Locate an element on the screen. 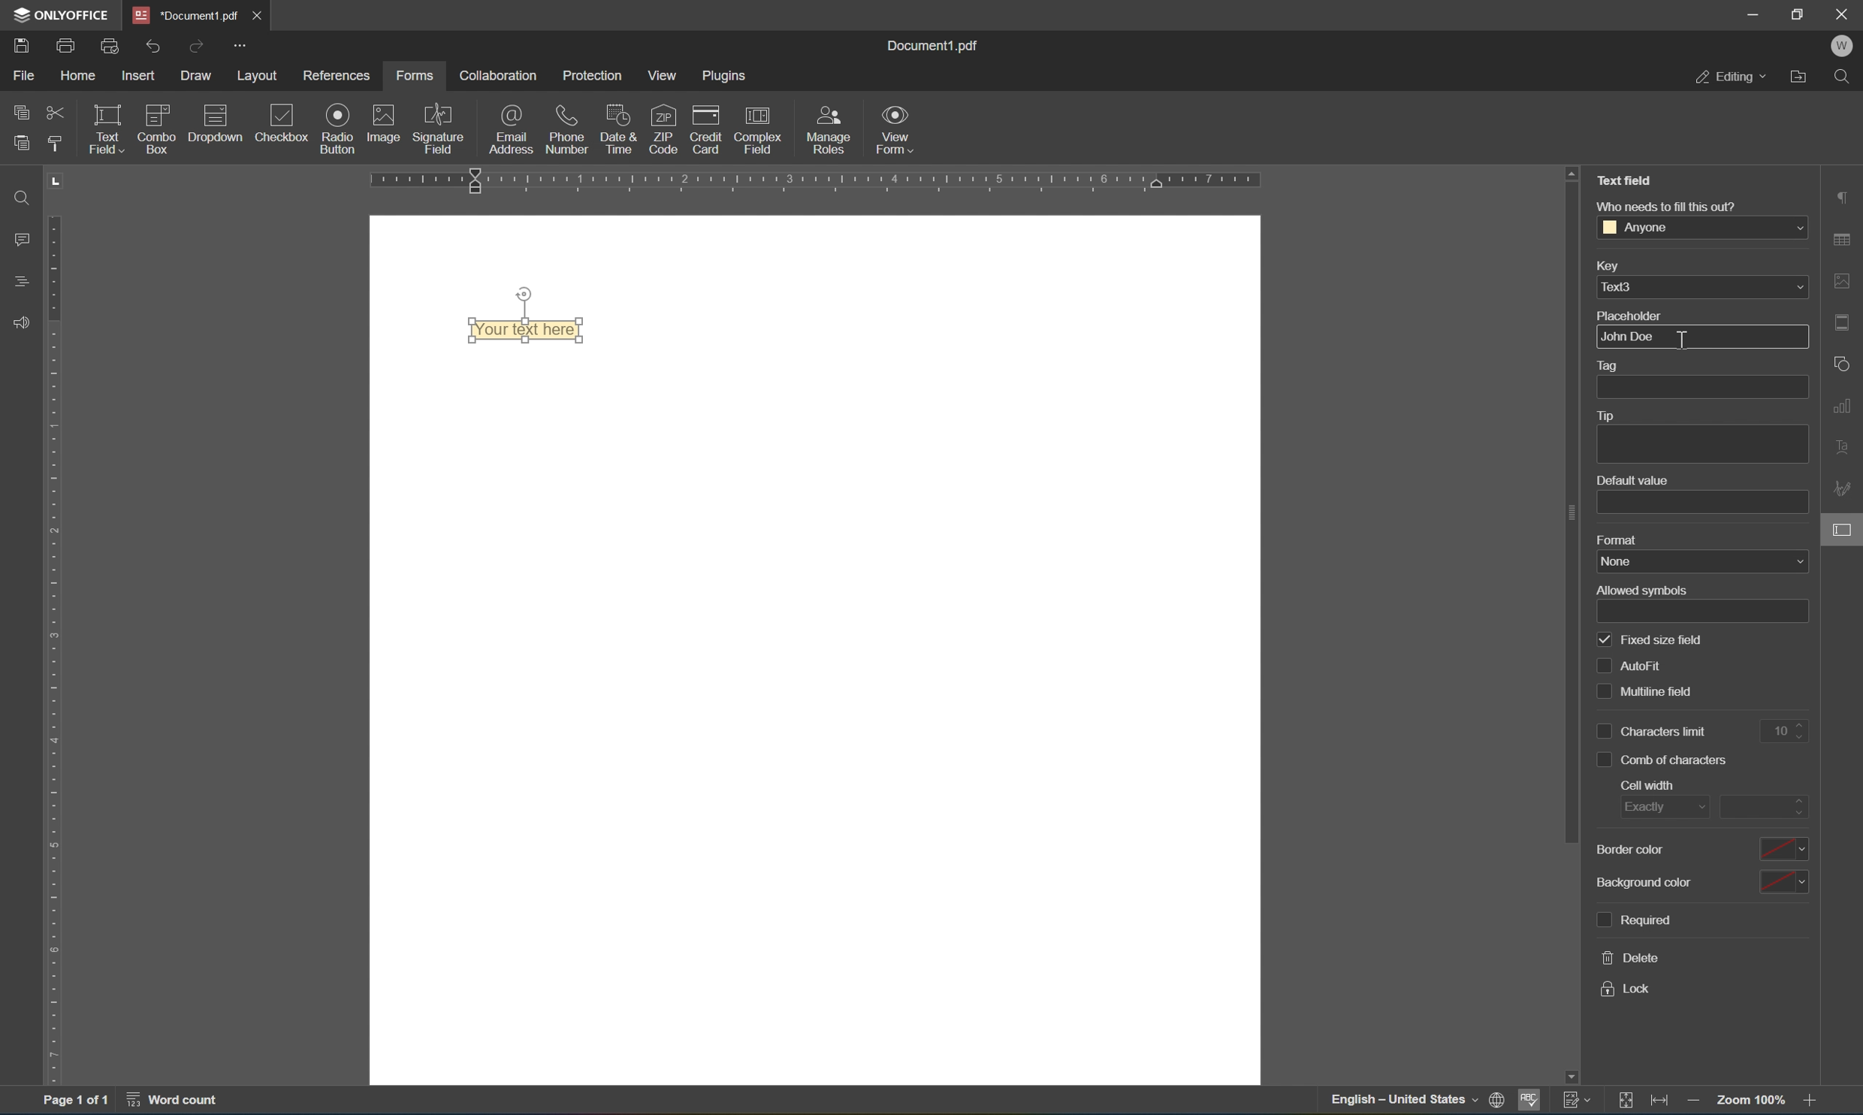 The height and width of the screenshot is (1115, 1863). view is located at coordinates (665, 75).